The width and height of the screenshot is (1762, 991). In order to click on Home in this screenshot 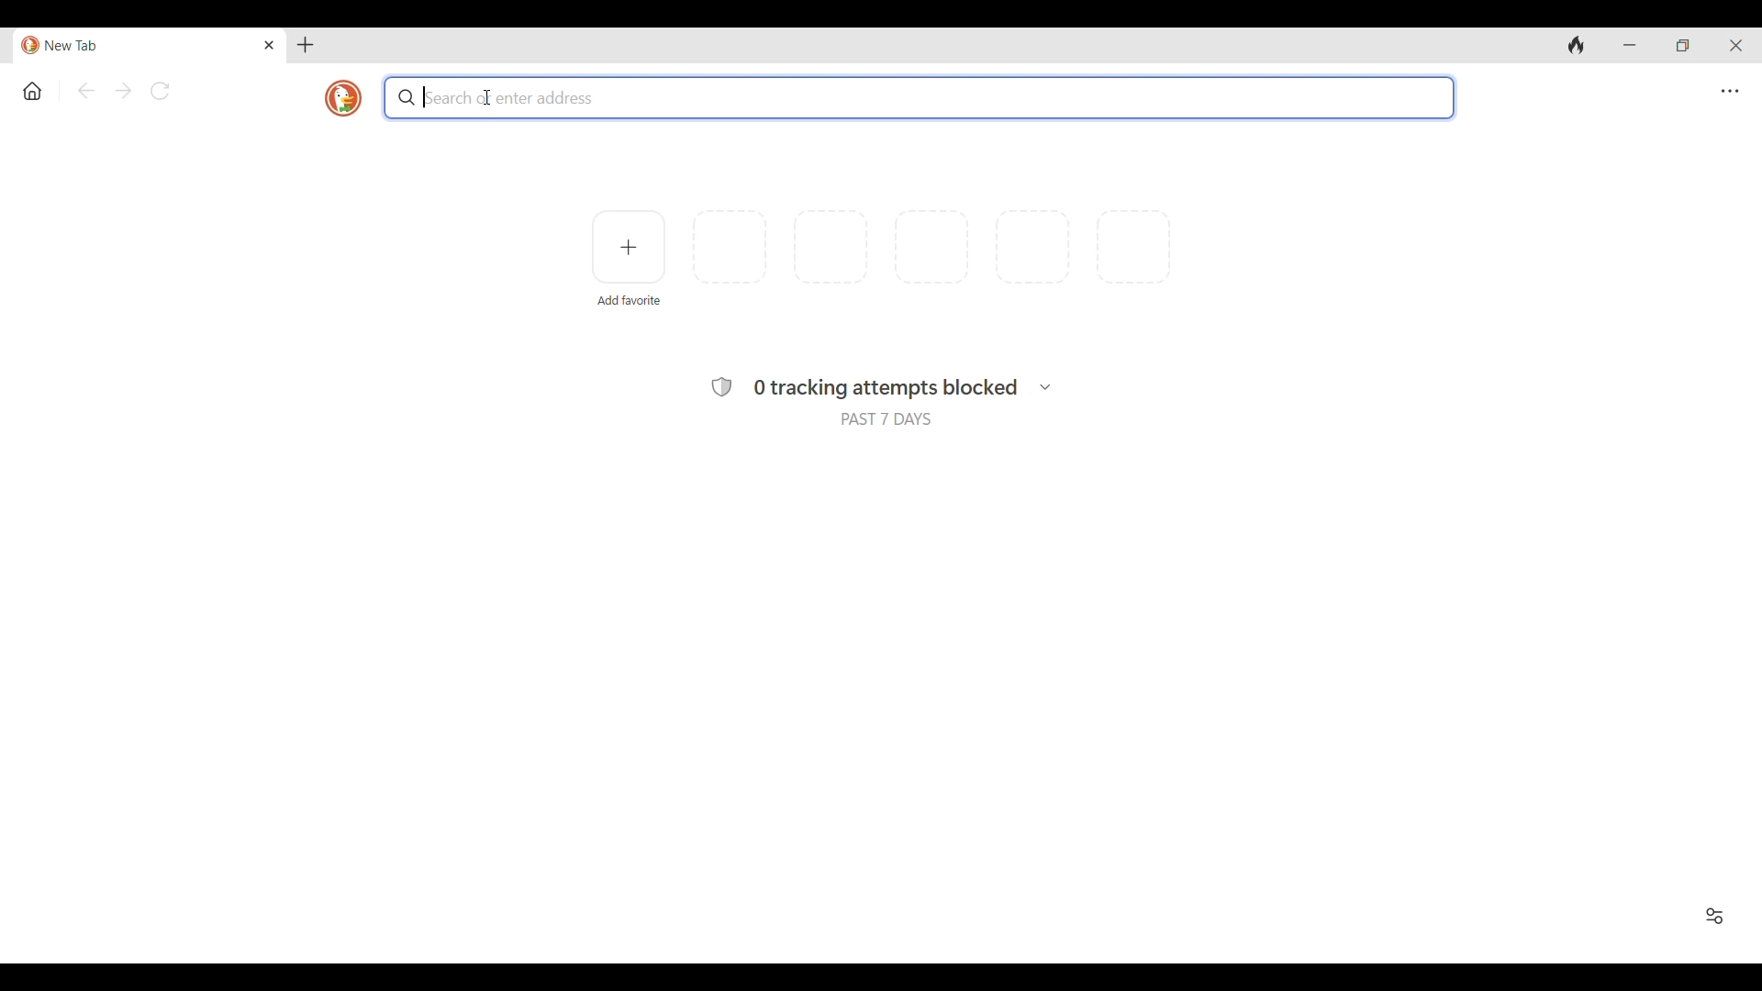, I will do `click(33, 91)`.